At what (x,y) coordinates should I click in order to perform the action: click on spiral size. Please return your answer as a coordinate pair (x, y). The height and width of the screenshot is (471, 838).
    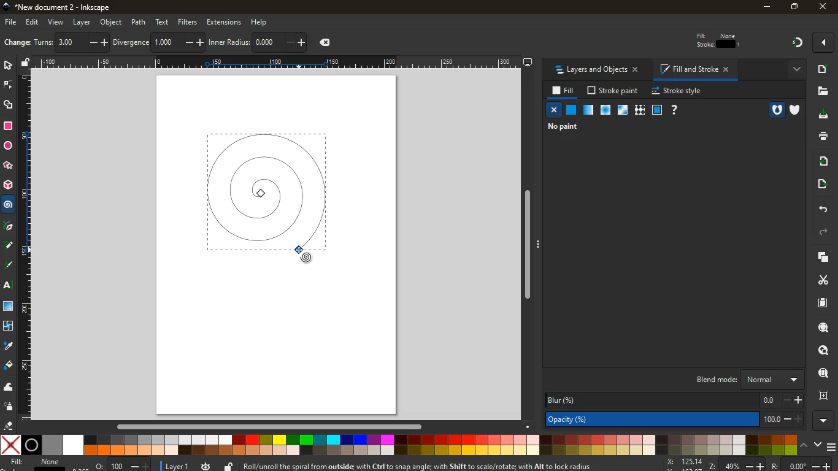
    Looking at the image, I should click on (25, 245).